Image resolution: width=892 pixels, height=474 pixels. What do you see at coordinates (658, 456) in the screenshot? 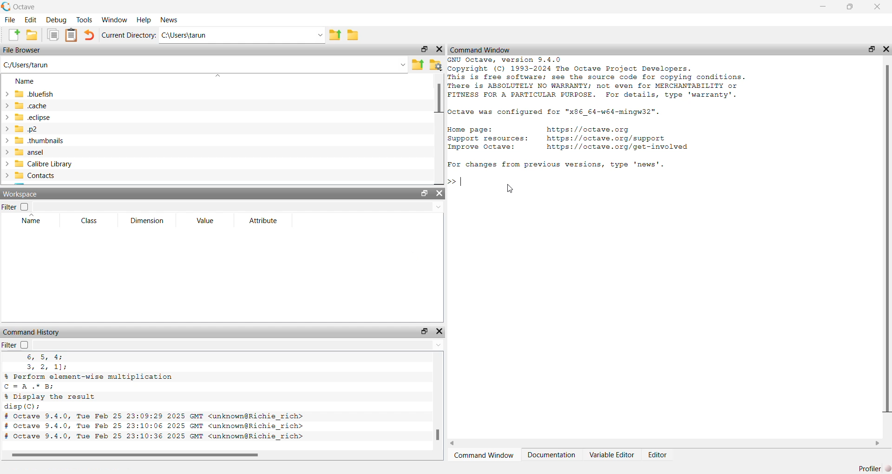
I see `Editor` at bounding box center [658, 456].